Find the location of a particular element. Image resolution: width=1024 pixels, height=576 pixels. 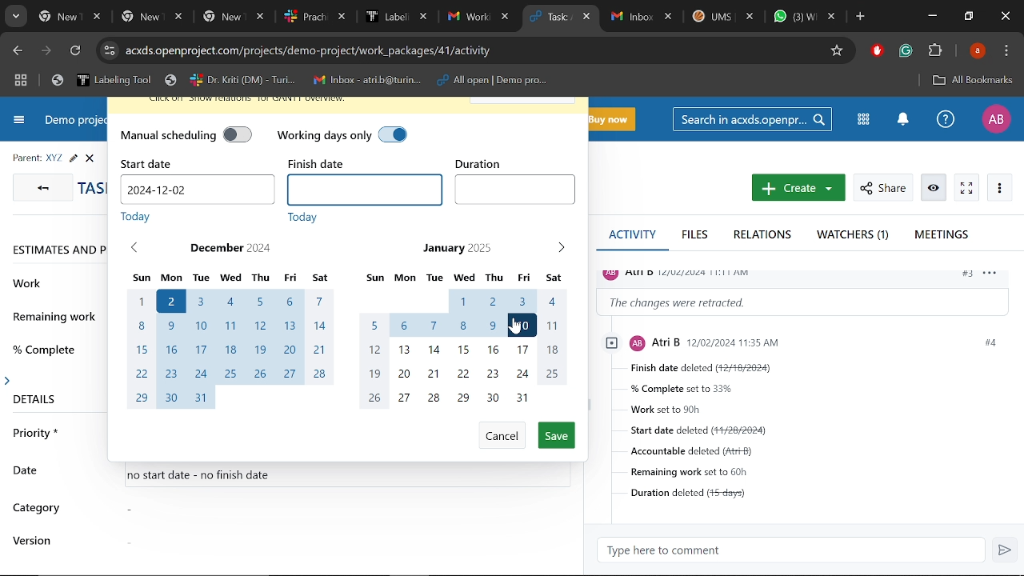

Finish date is located at coordinates (364, 190).